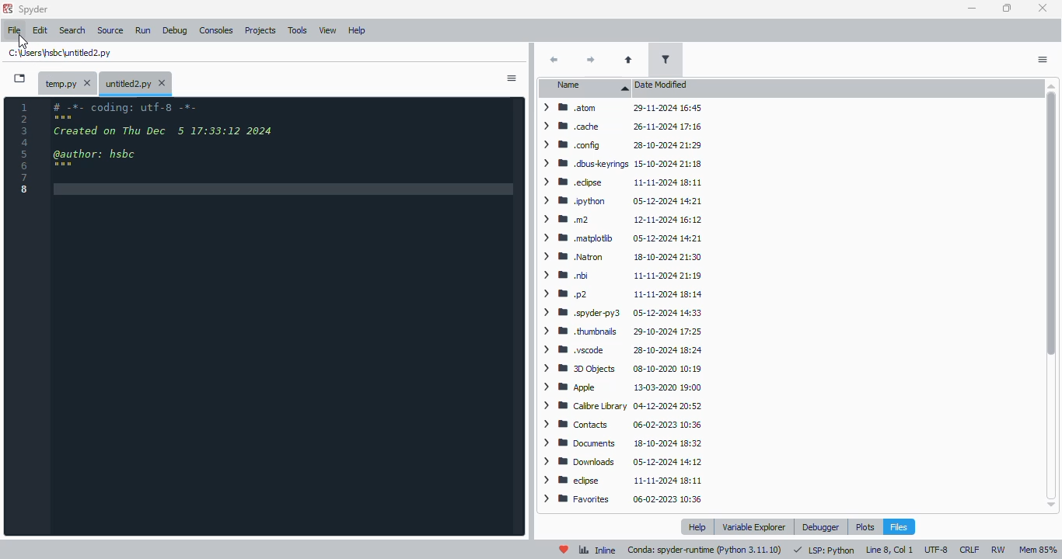 This screenshot has width=1062, height=559. What do you see at coordinates (890, 550) in the screenshot?
I see `line 8, col 1` at bounding box center [890, 550].